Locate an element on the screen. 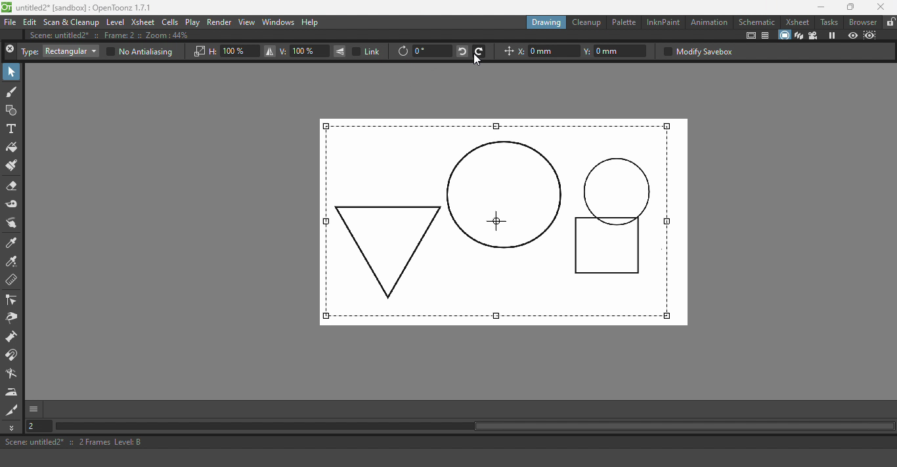 This screenshot has width=897, height=467. Xsheet is located at coordinates (797, 22).